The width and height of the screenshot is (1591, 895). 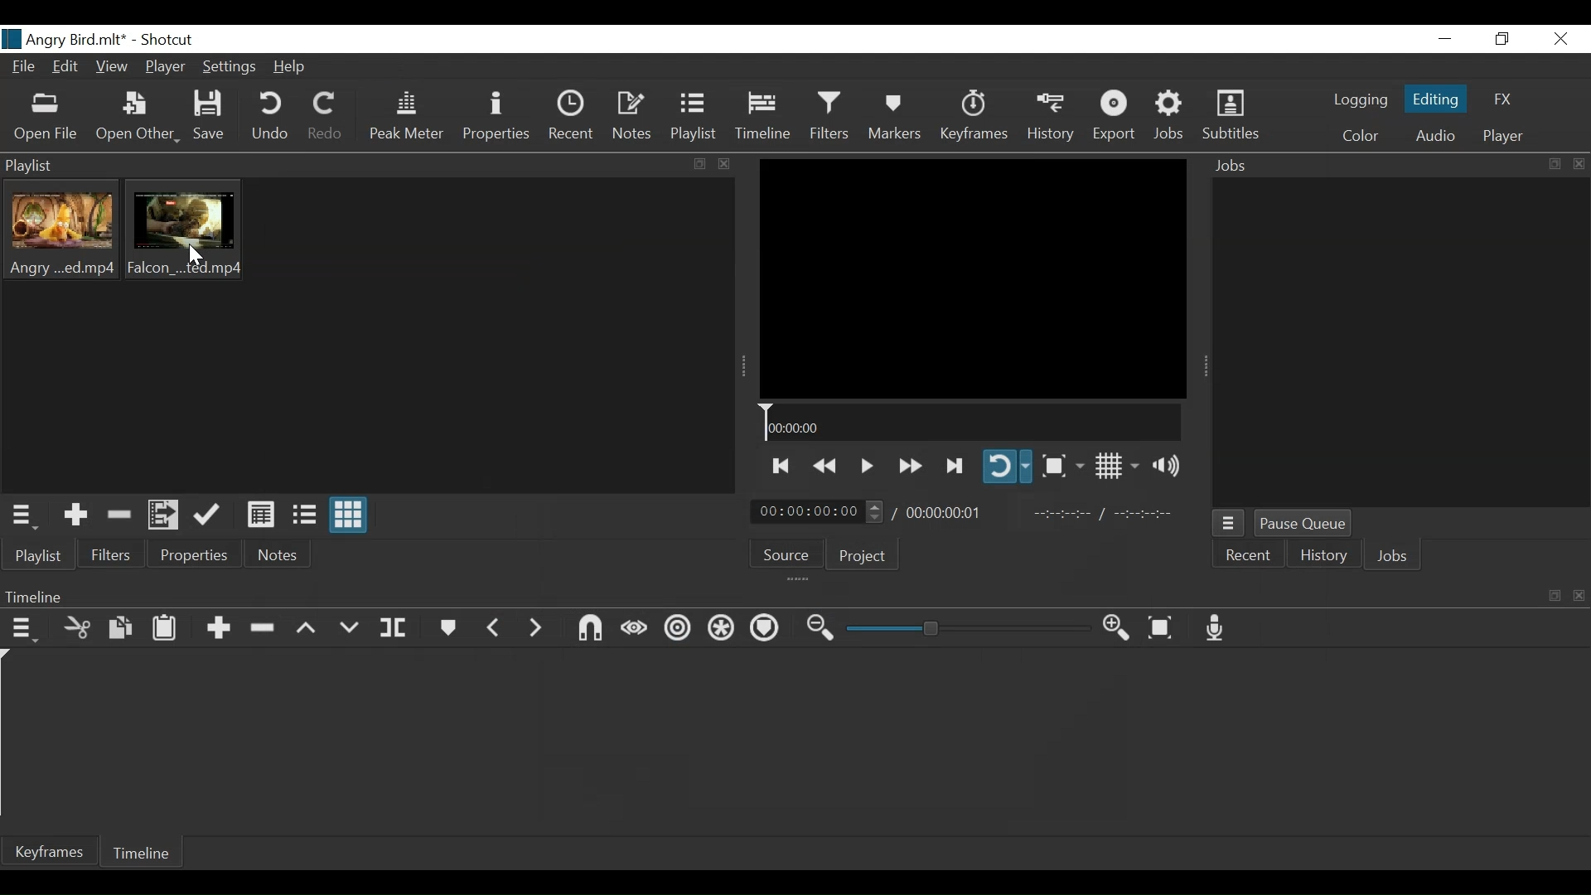 I want to click on Notes, so click(x=279, y=554).